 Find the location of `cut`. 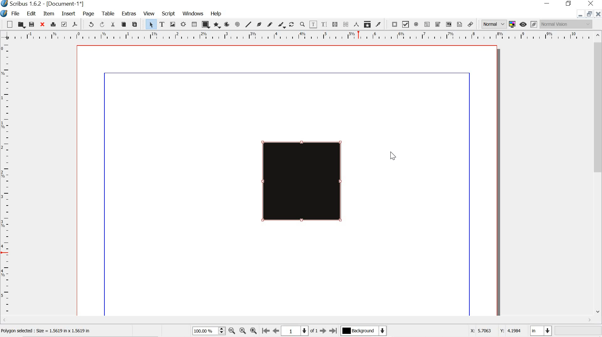

cut is located at coordinates (114, 24).